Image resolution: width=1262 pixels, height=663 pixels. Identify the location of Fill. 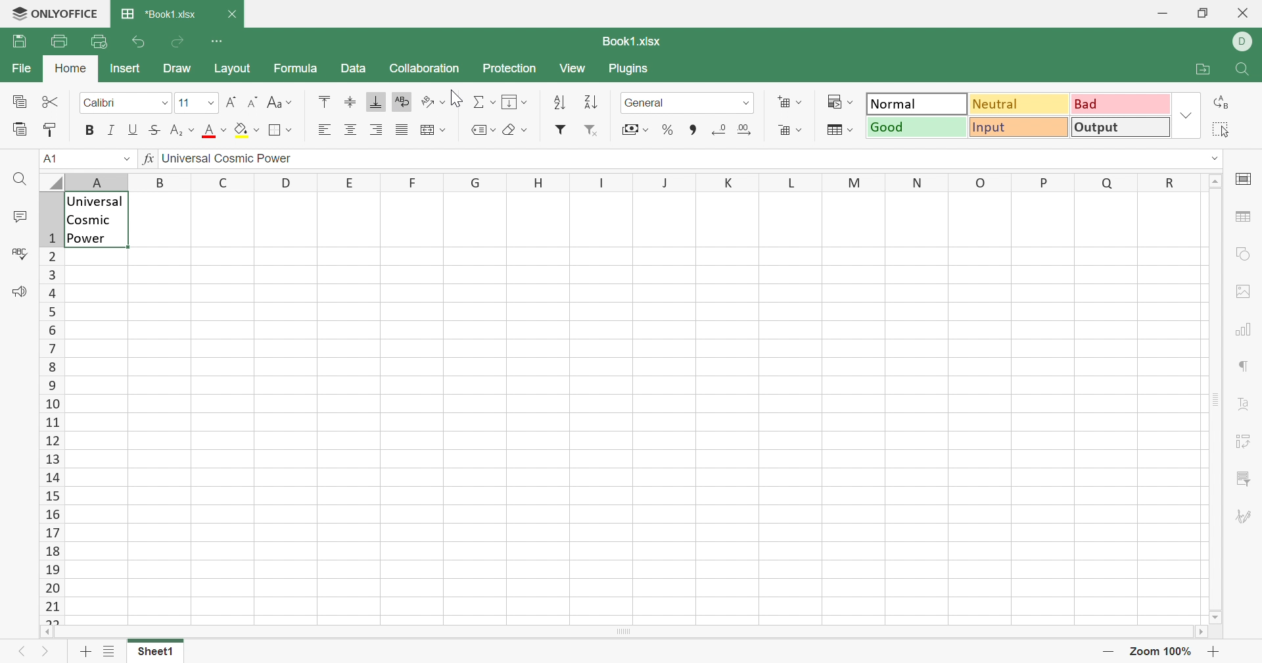
(515, 103).